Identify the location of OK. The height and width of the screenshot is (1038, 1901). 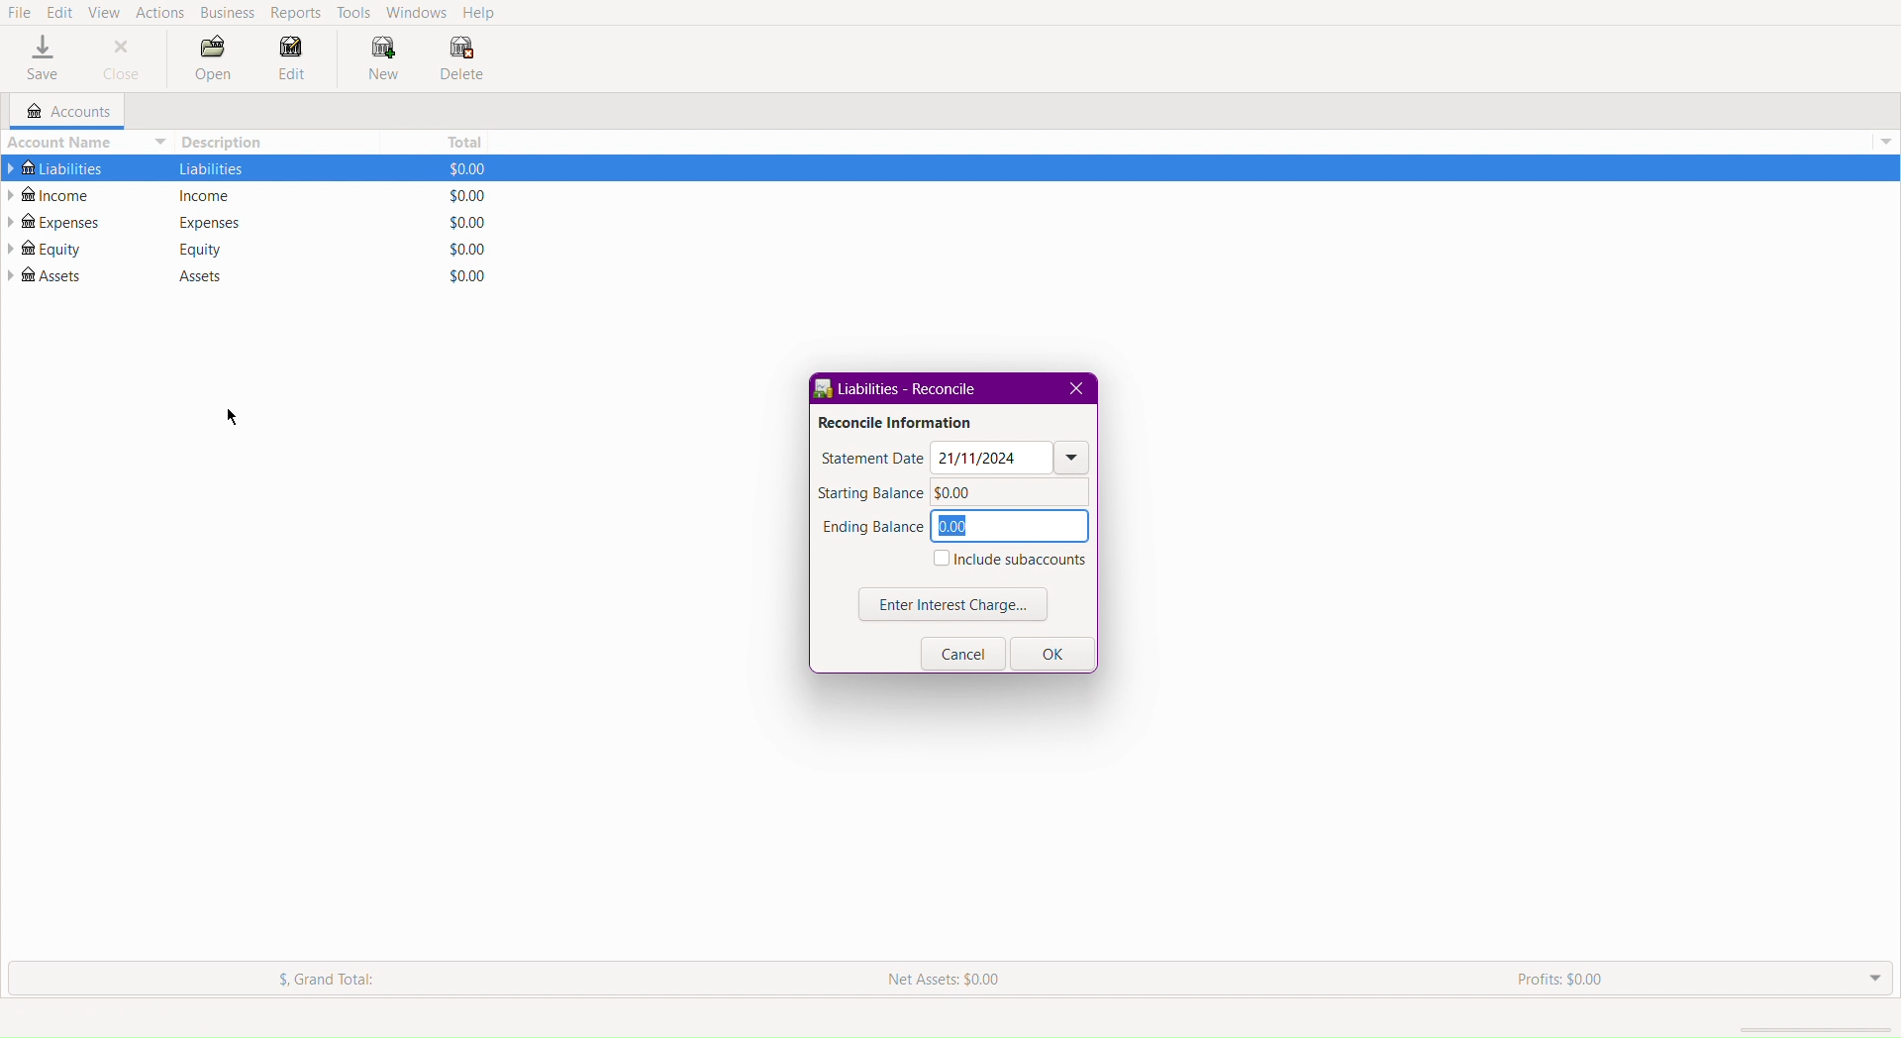
(1053, 655).